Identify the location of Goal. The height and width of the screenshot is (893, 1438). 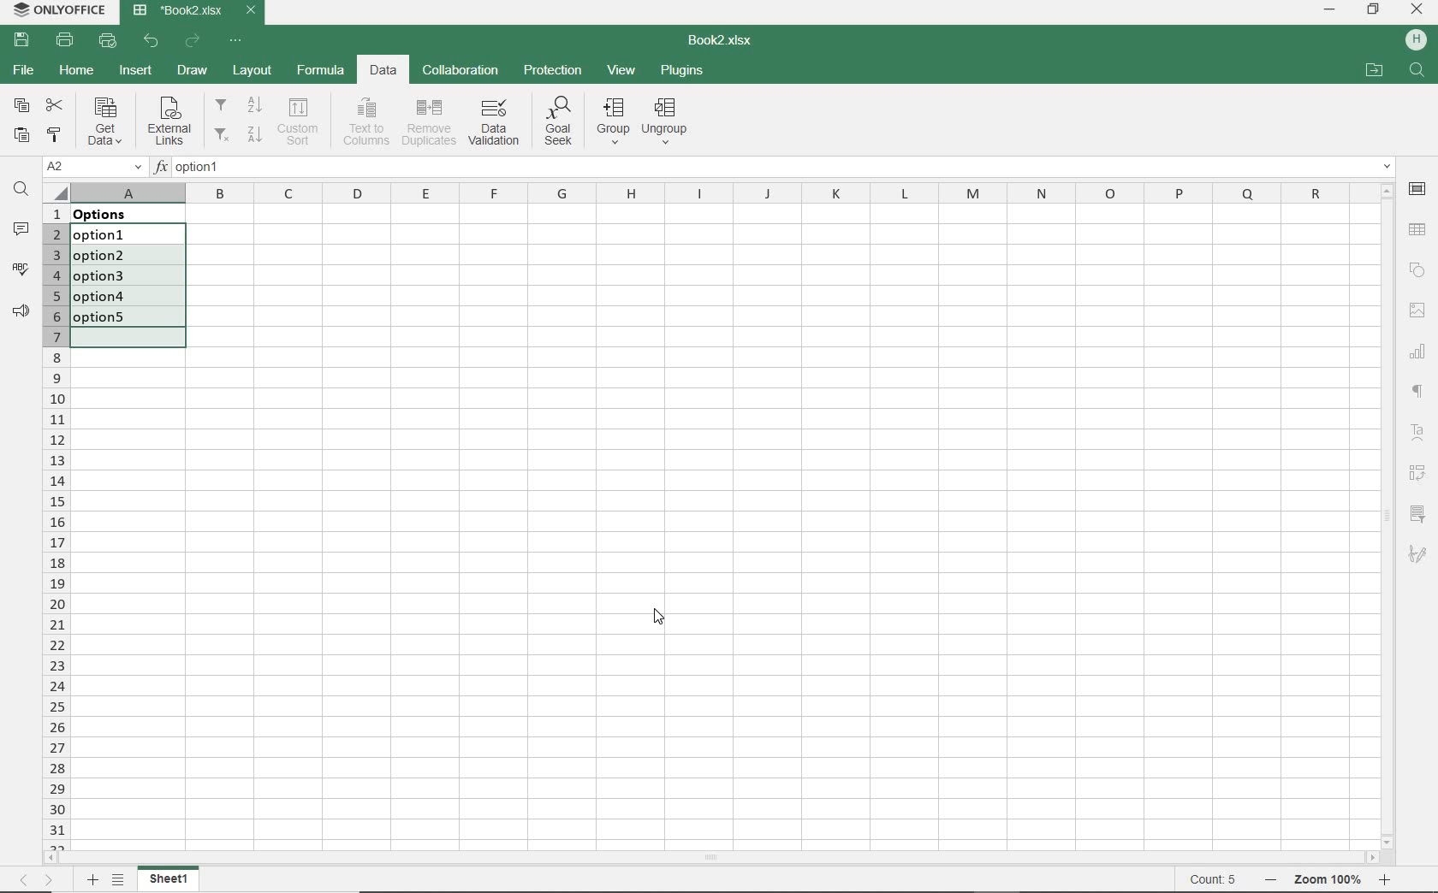
(556, 124).